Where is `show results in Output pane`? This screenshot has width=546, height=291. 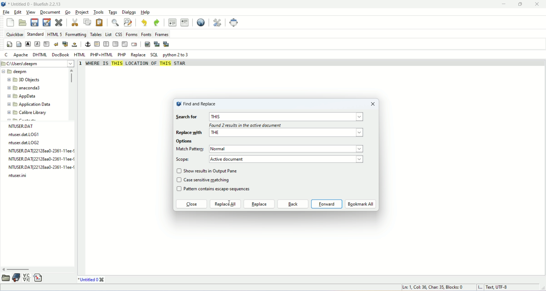 show results in Output pane is located at coordinates (212, 171).